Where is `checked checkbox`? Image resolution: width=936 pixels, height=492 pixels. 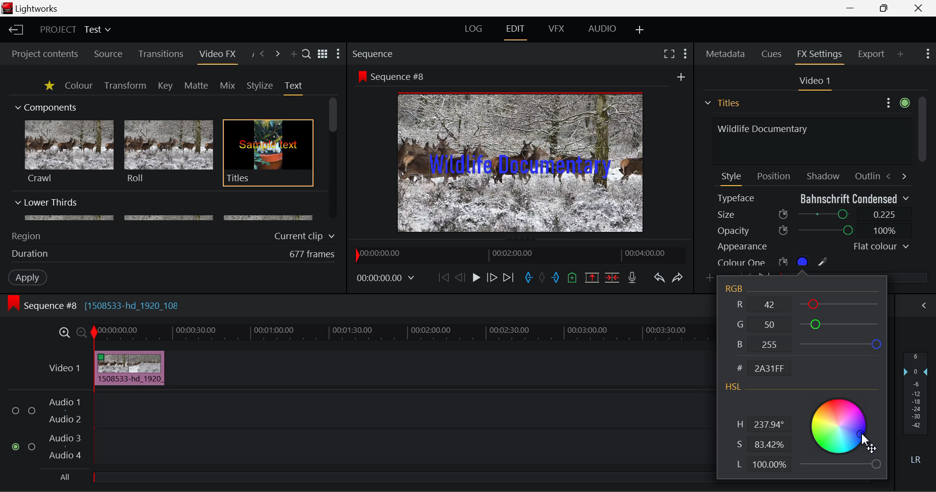
checked checkbox is located at coordinates (17, 447).